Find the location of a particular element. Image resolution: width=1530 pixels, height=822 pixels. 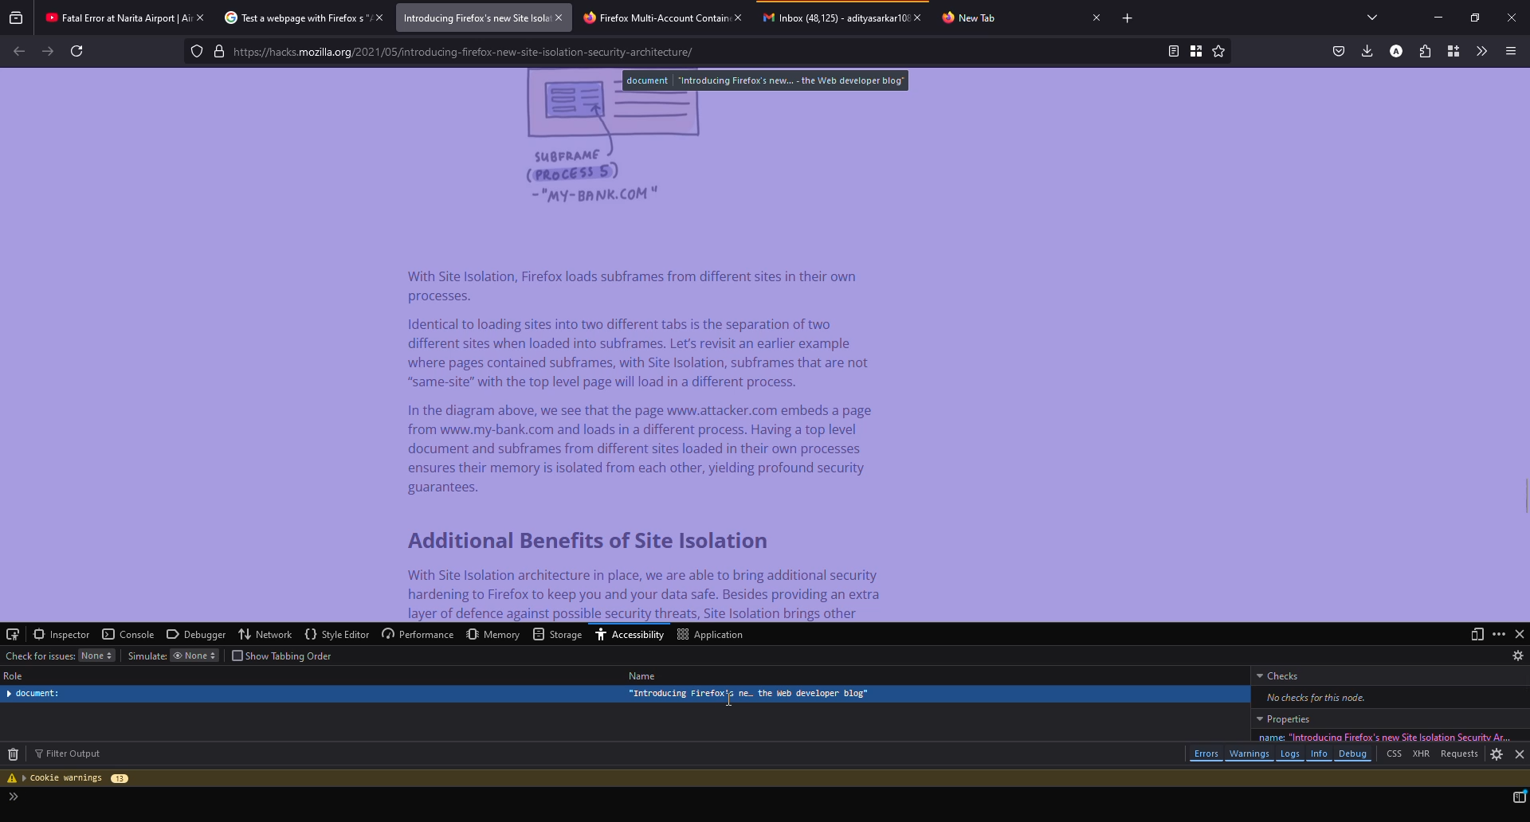

simulate is located at coordinates (145, 656).